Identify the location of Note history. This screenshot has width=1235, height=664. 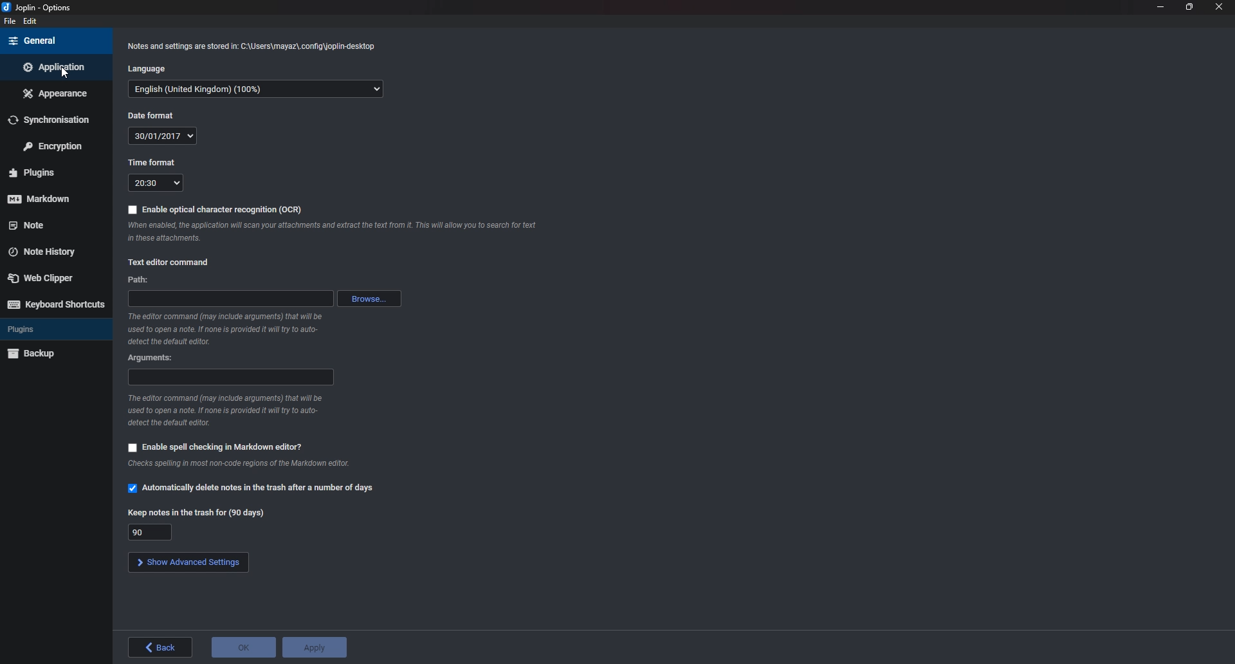
(48, 252).